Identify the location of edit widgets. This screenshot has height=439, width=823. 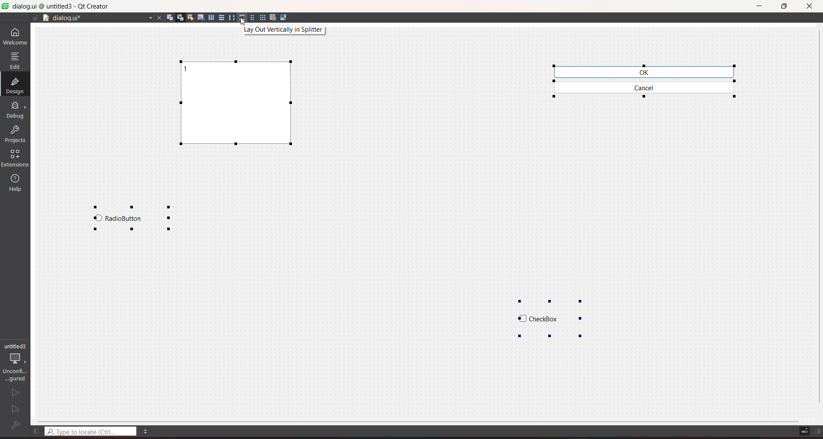
(169, 17).